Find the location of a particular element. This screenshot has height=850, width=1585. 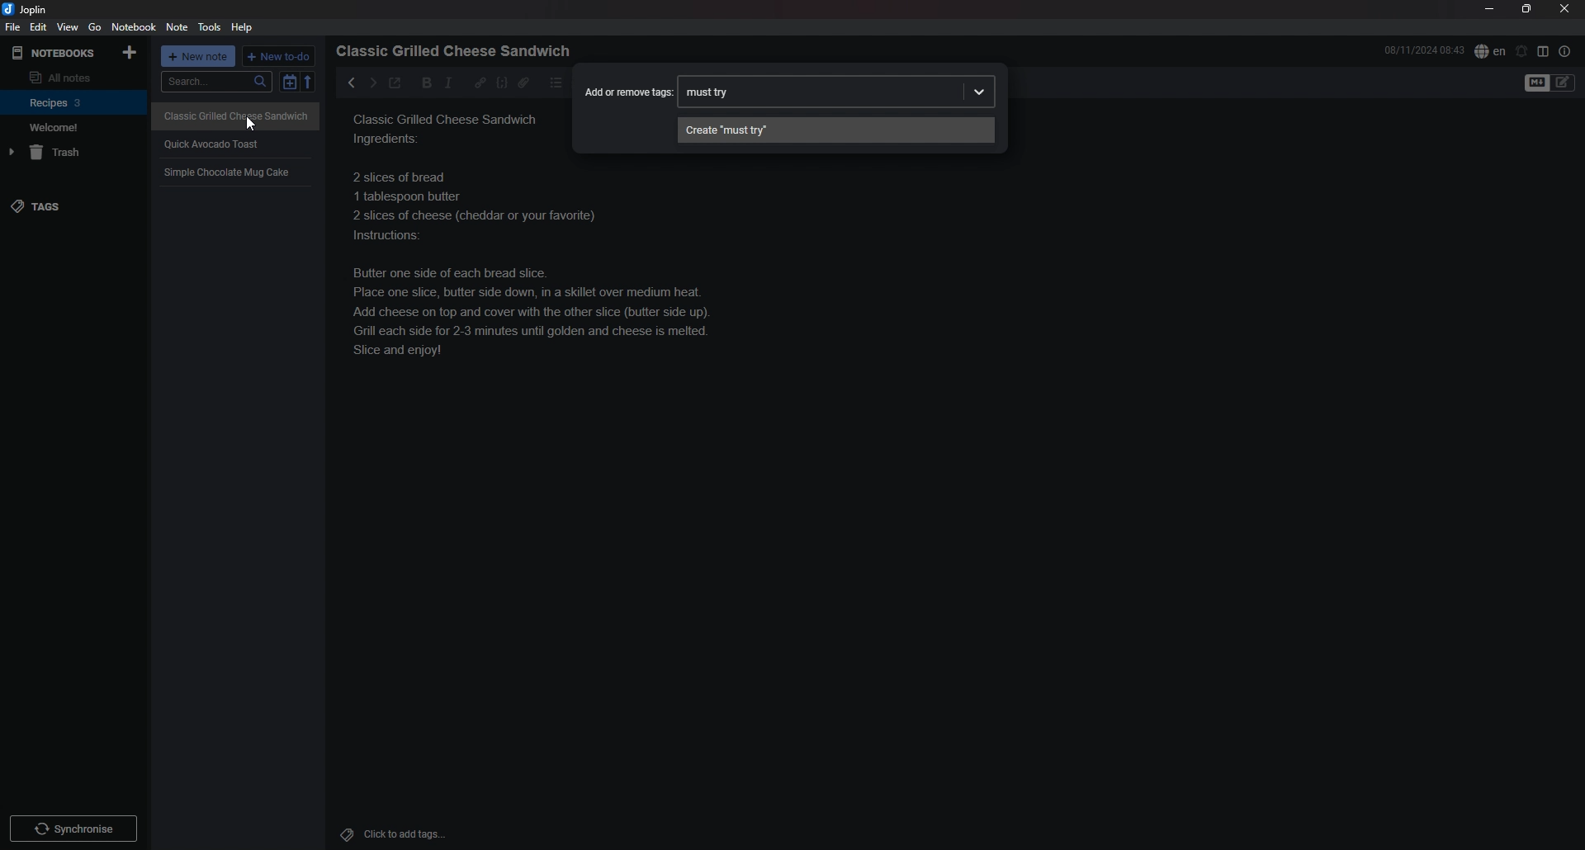

cursor is located at coordinates (252, 125).